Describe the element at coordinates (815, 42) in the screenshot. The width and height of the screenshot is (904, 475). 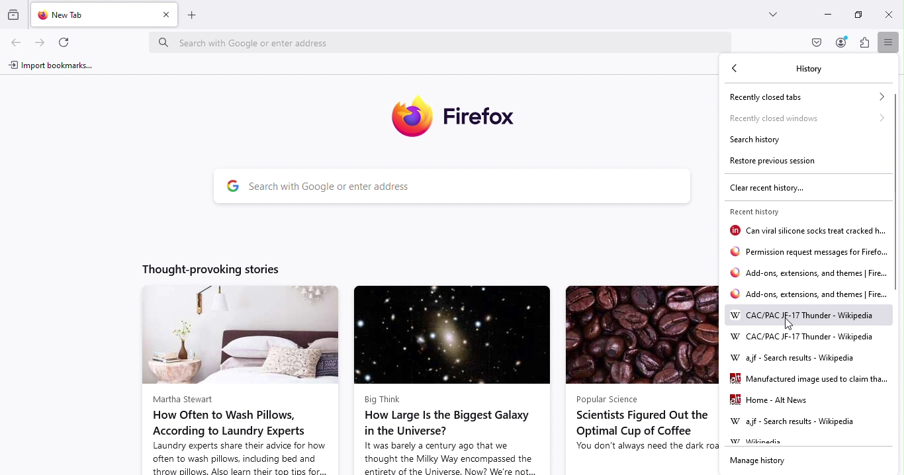
I see `Save to pocket` at that location.